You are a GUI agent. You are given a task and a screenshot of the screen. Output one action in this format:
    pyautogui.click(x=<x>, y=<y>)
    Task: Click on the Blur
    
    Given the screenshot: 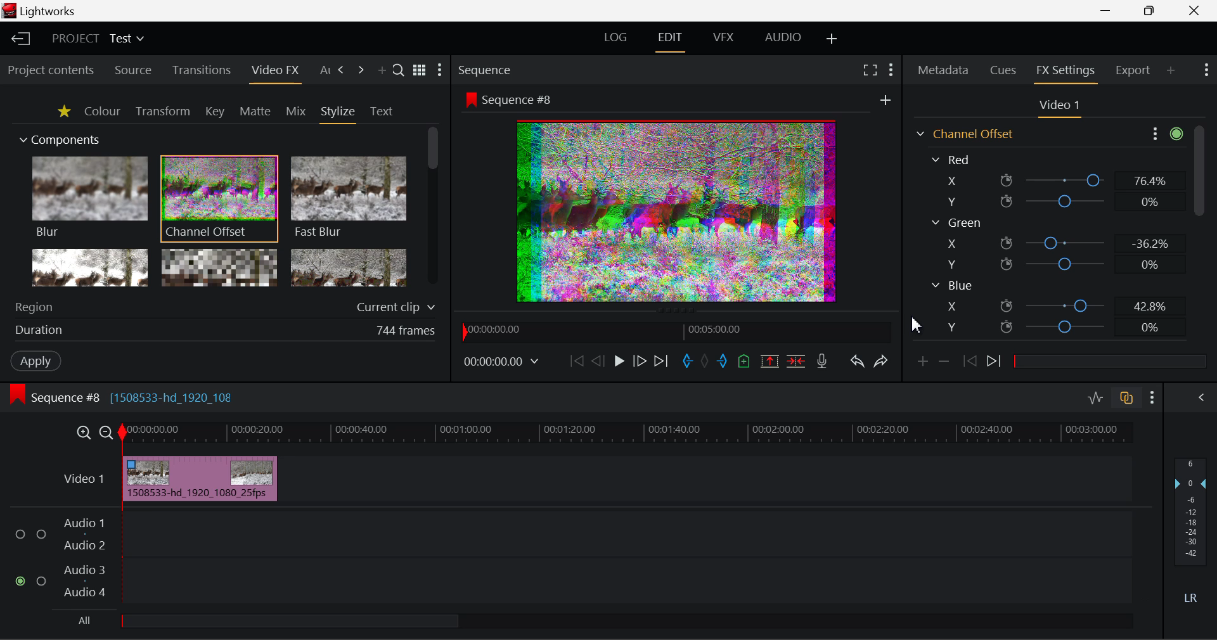 What is the action you would take?
    pyautogui.click(x=89, y=198)
    